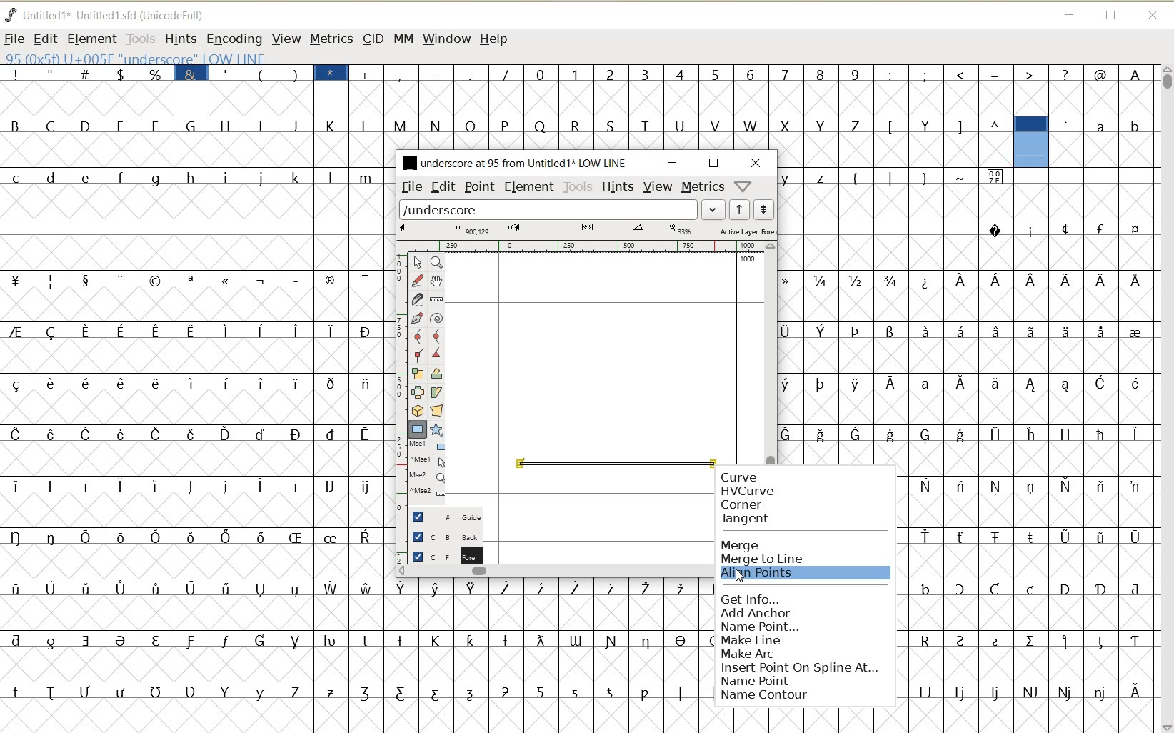 This screenshot has width=1174, height=733. I want to click on RESTORE, so click(1111, 16).